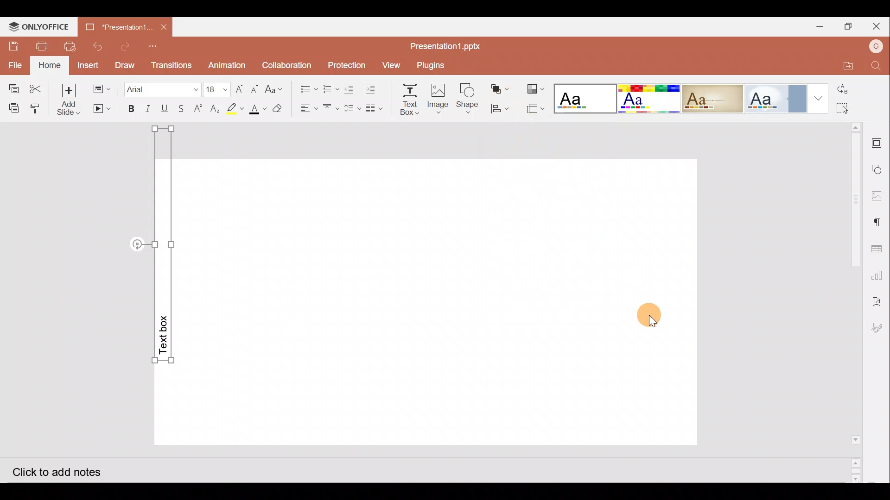 Image resolution: width=890 pixels, height=500 pixels. I want to click on Strikethrough, so click(180, 108).